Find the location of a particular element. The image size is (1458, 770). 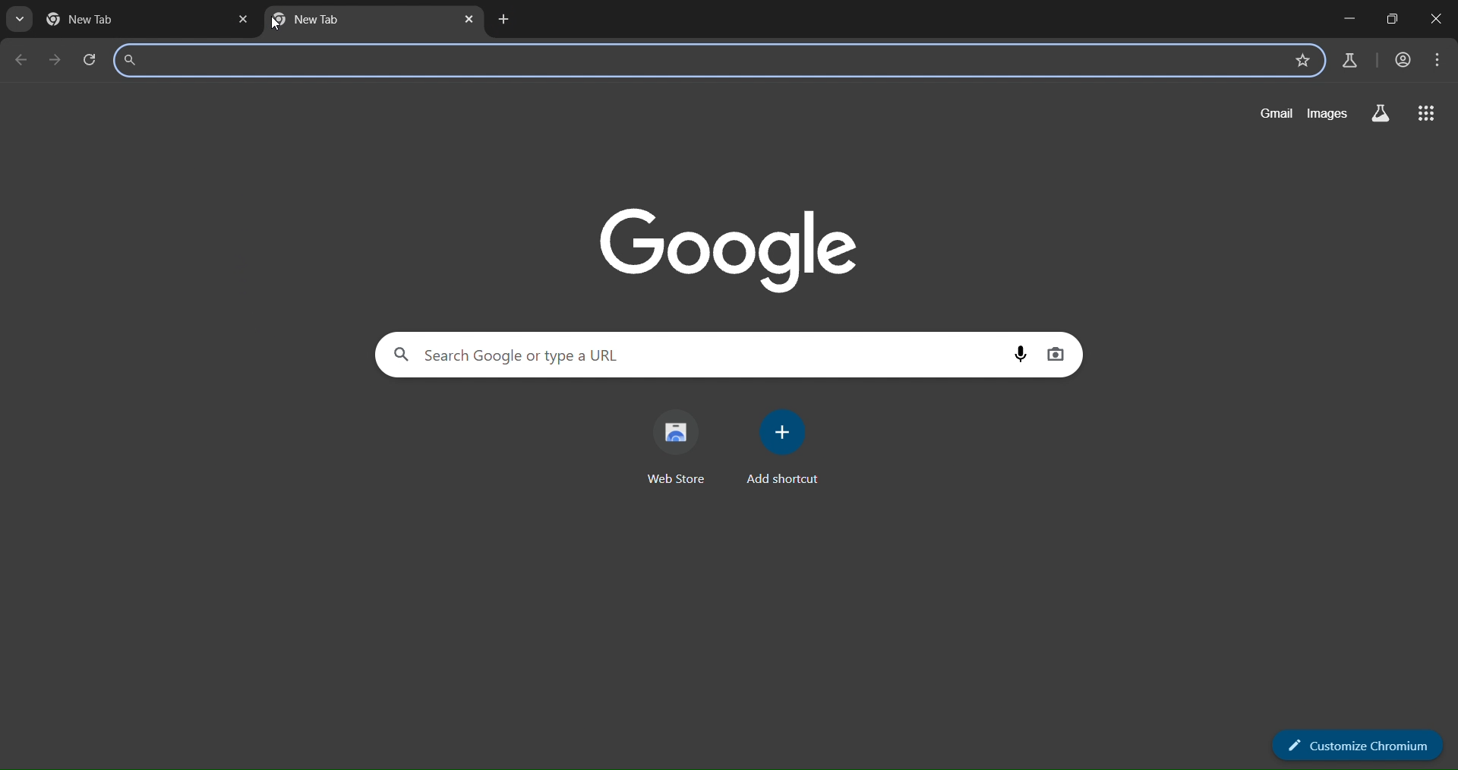

image search is located at coordinates (1059, 354).